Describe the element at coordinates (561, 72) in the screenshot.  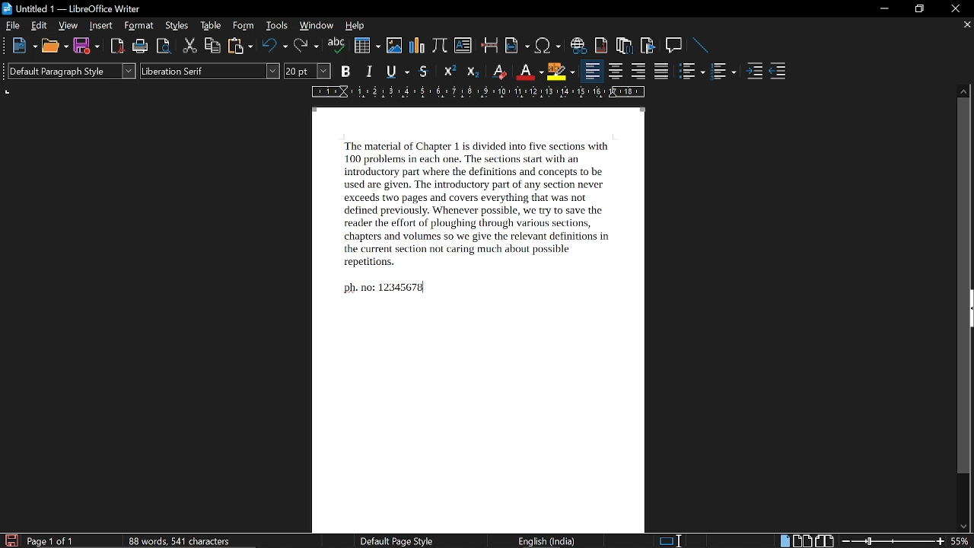
I see `highlight` at that location.